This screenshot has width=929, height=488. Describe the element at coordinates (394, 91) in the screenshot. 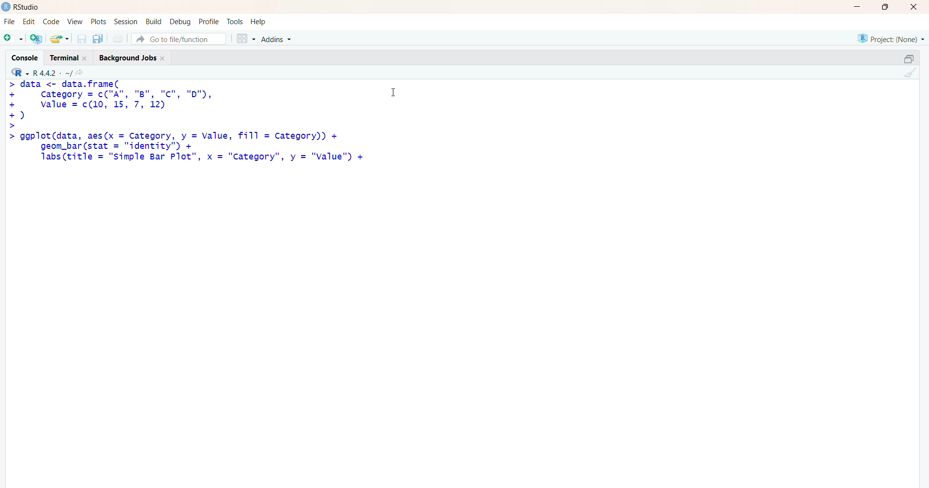

I see `Cursor` at that location.